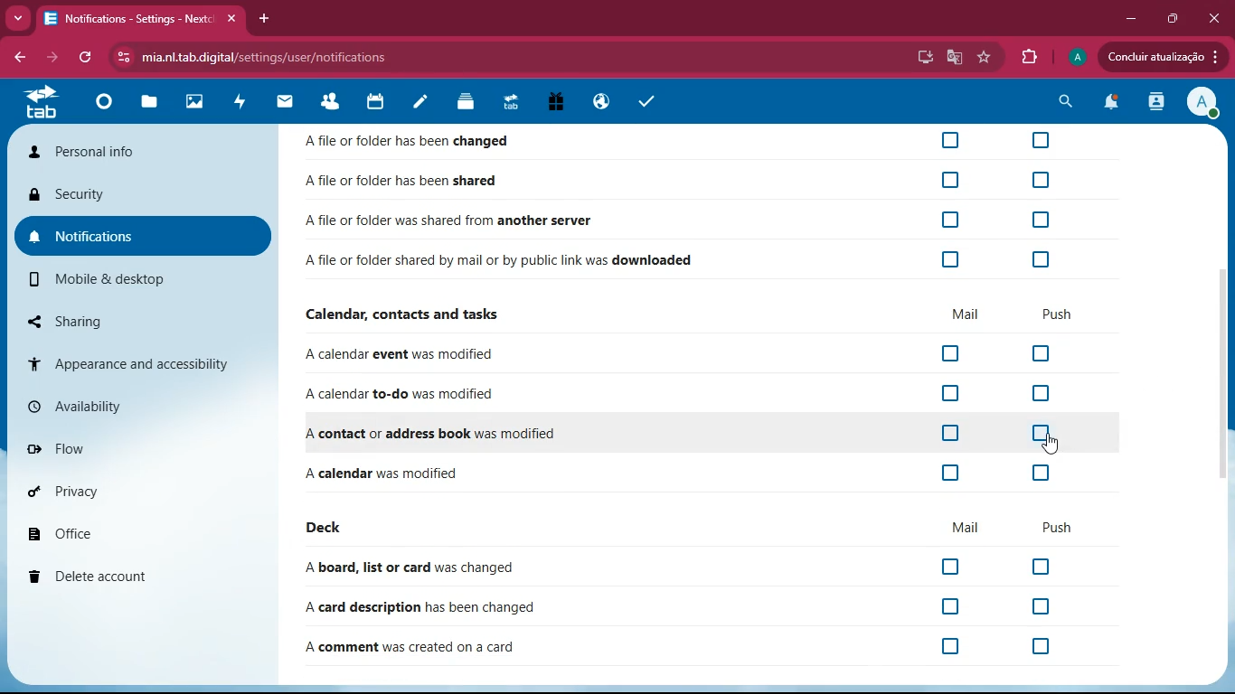 The width and height of the screenshot is (1235, 694). Describe the element at coordinates (513, 103) in the screenshot. I see `tab` at that location.